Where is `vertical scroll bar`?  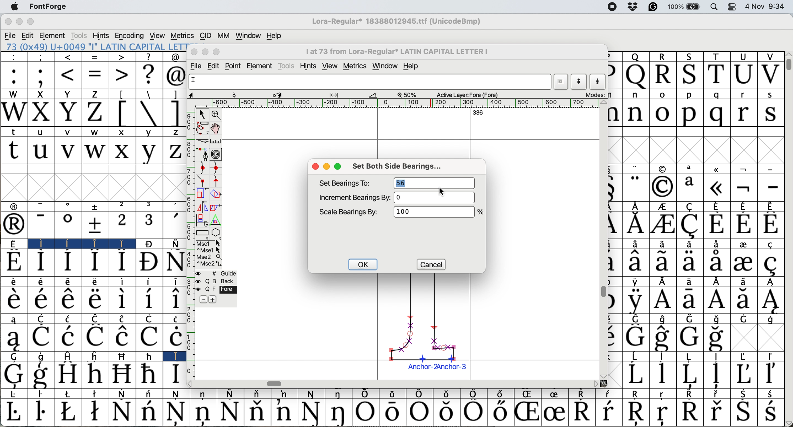 vertical scroll bar is located at coordinates (788, 66).